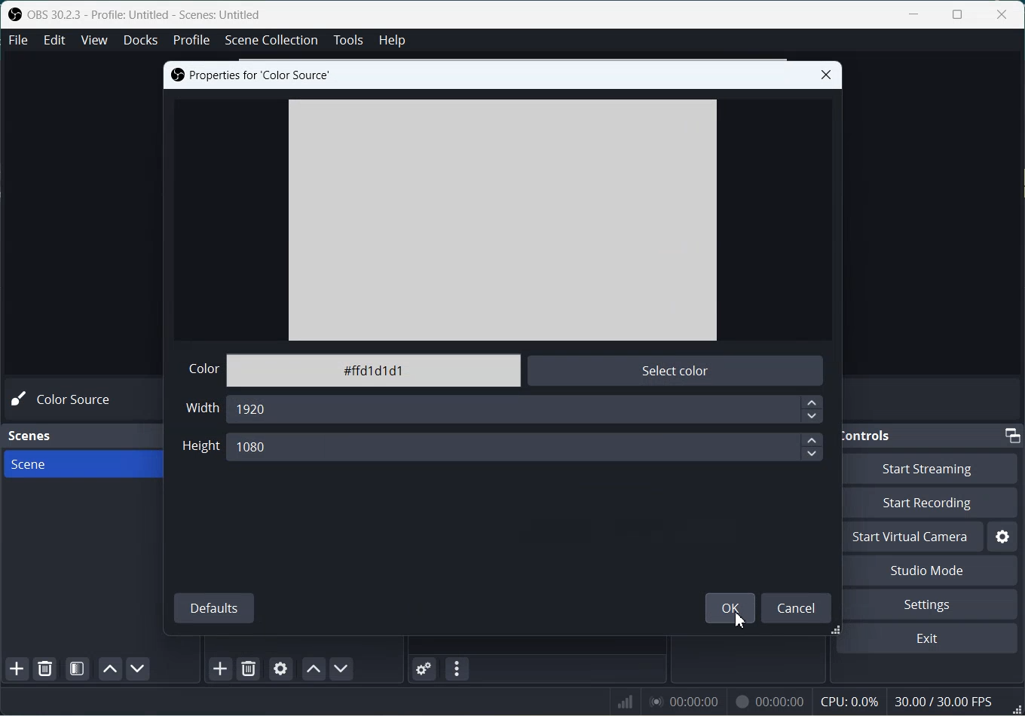  I want to click on Controls, so click(871, 435).